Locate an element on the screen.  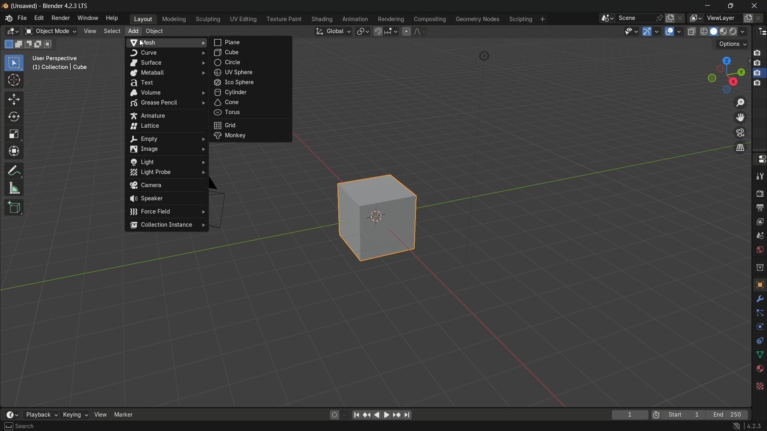
view is located at coordinates (89, 31).